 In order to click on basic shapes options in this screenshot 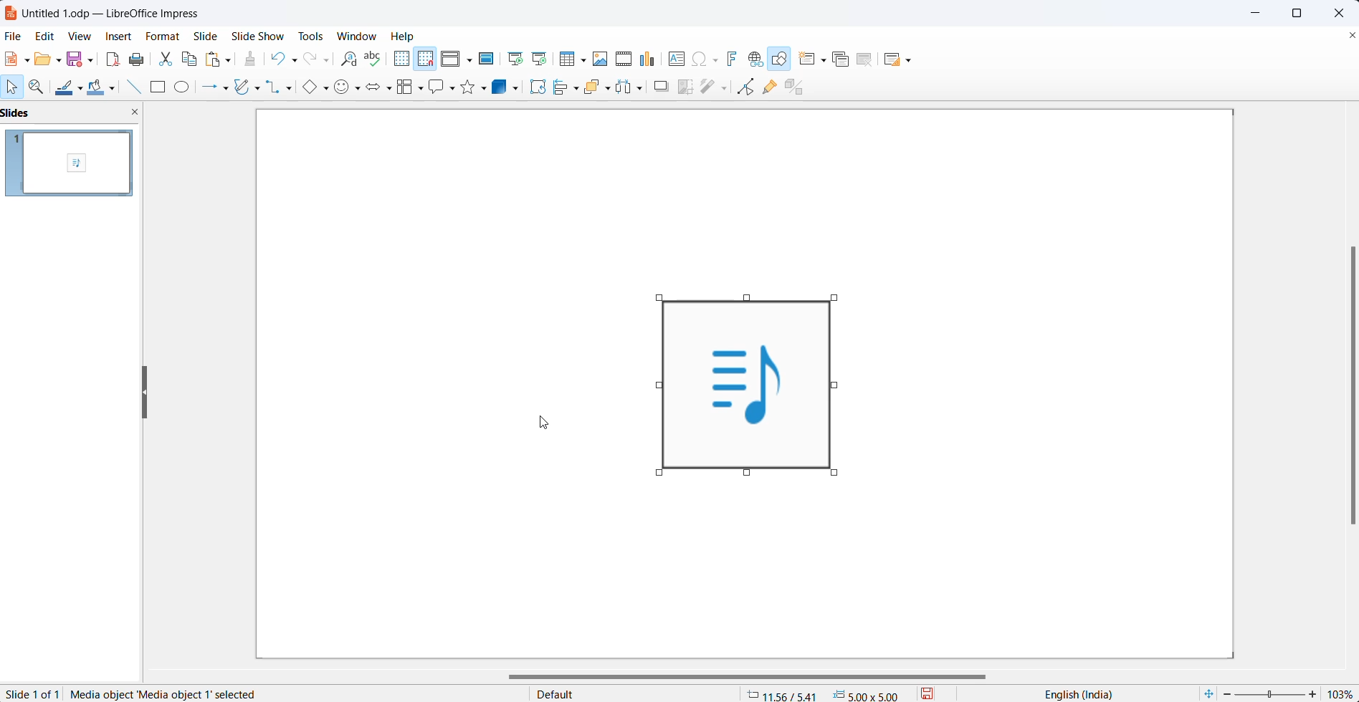, I will do `click(325, 90)`.